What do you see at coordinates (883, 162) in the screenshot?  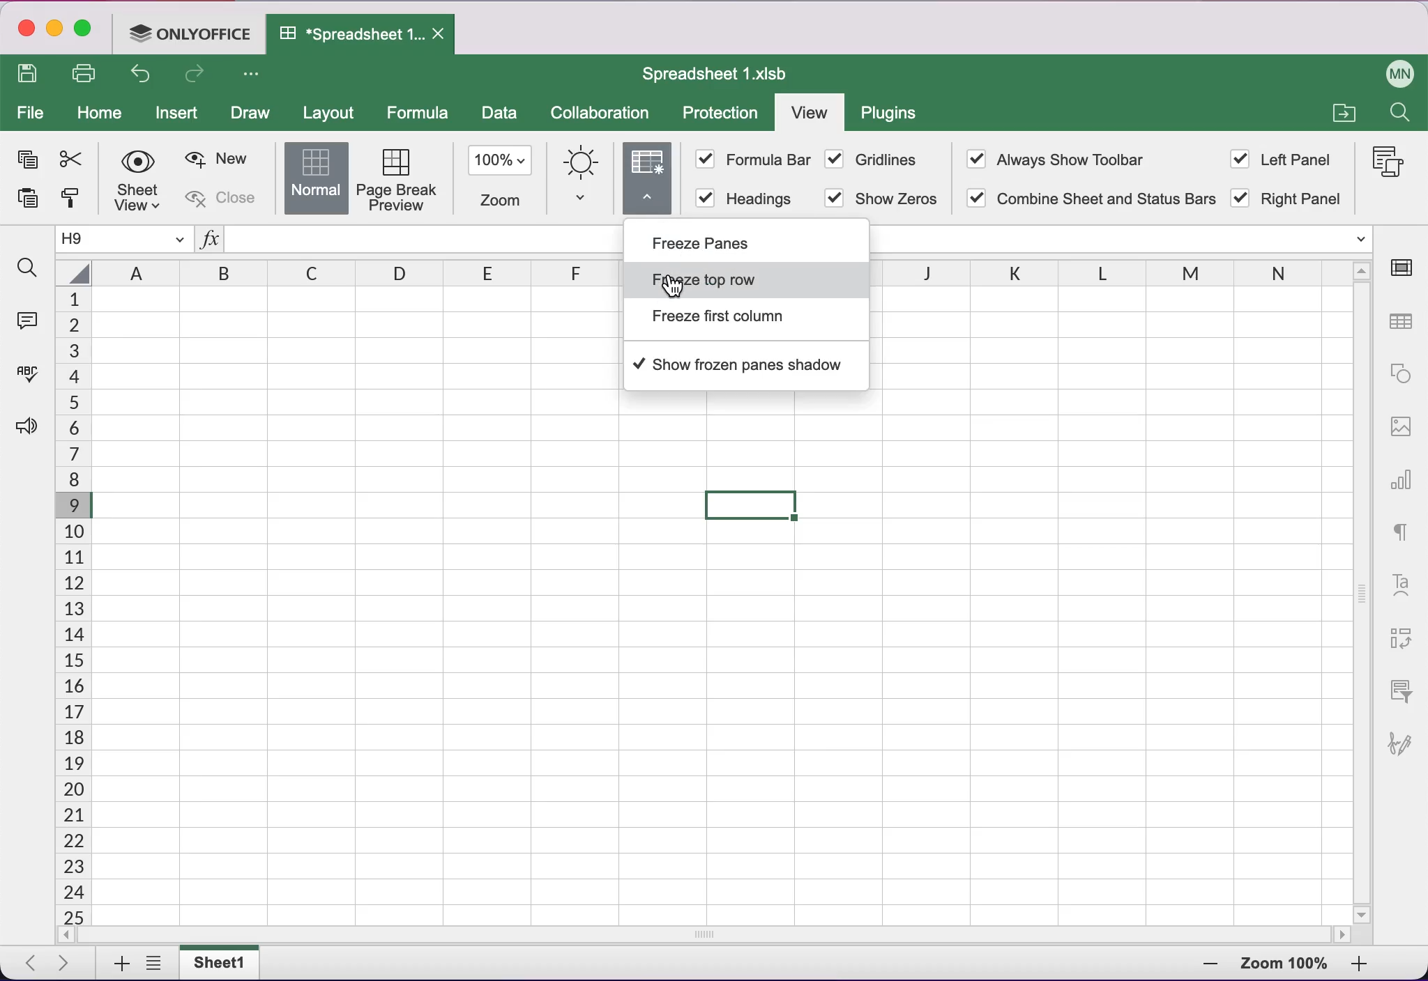 I see `gridlines` at bounding box center [883, 162].